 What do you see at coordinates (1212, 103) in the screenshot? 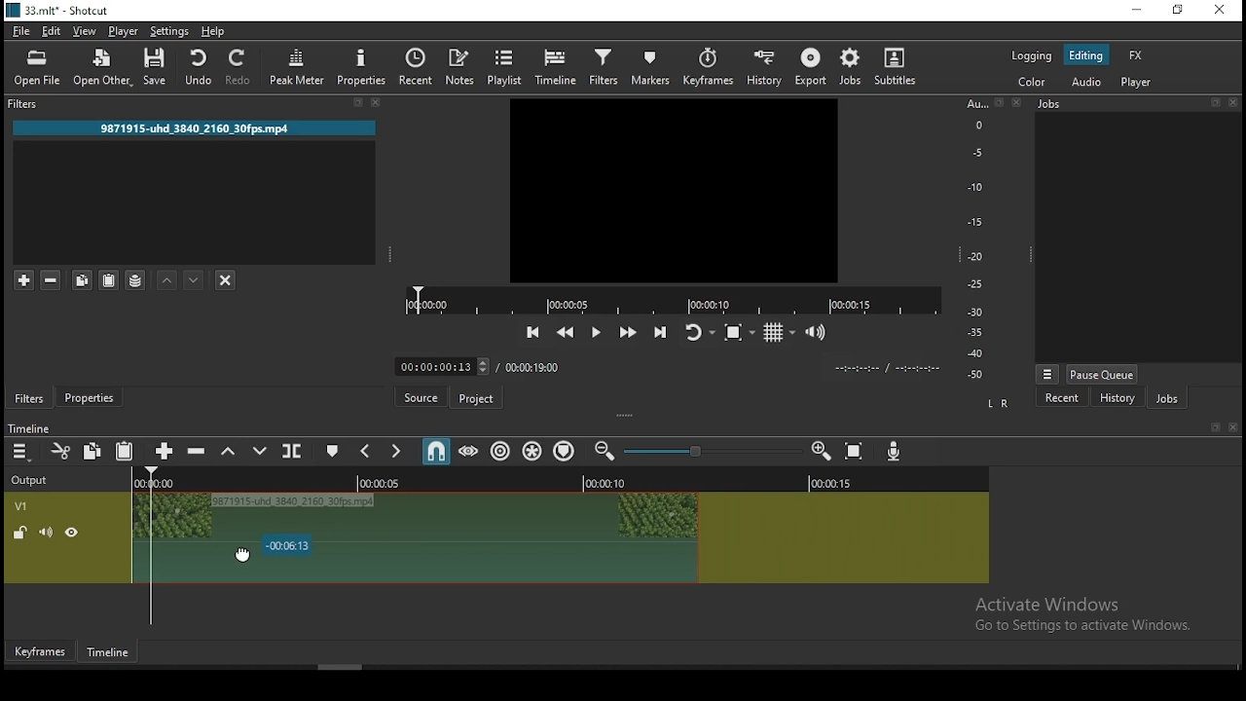
I see `bookmark` at bounding box center [1212, 103].